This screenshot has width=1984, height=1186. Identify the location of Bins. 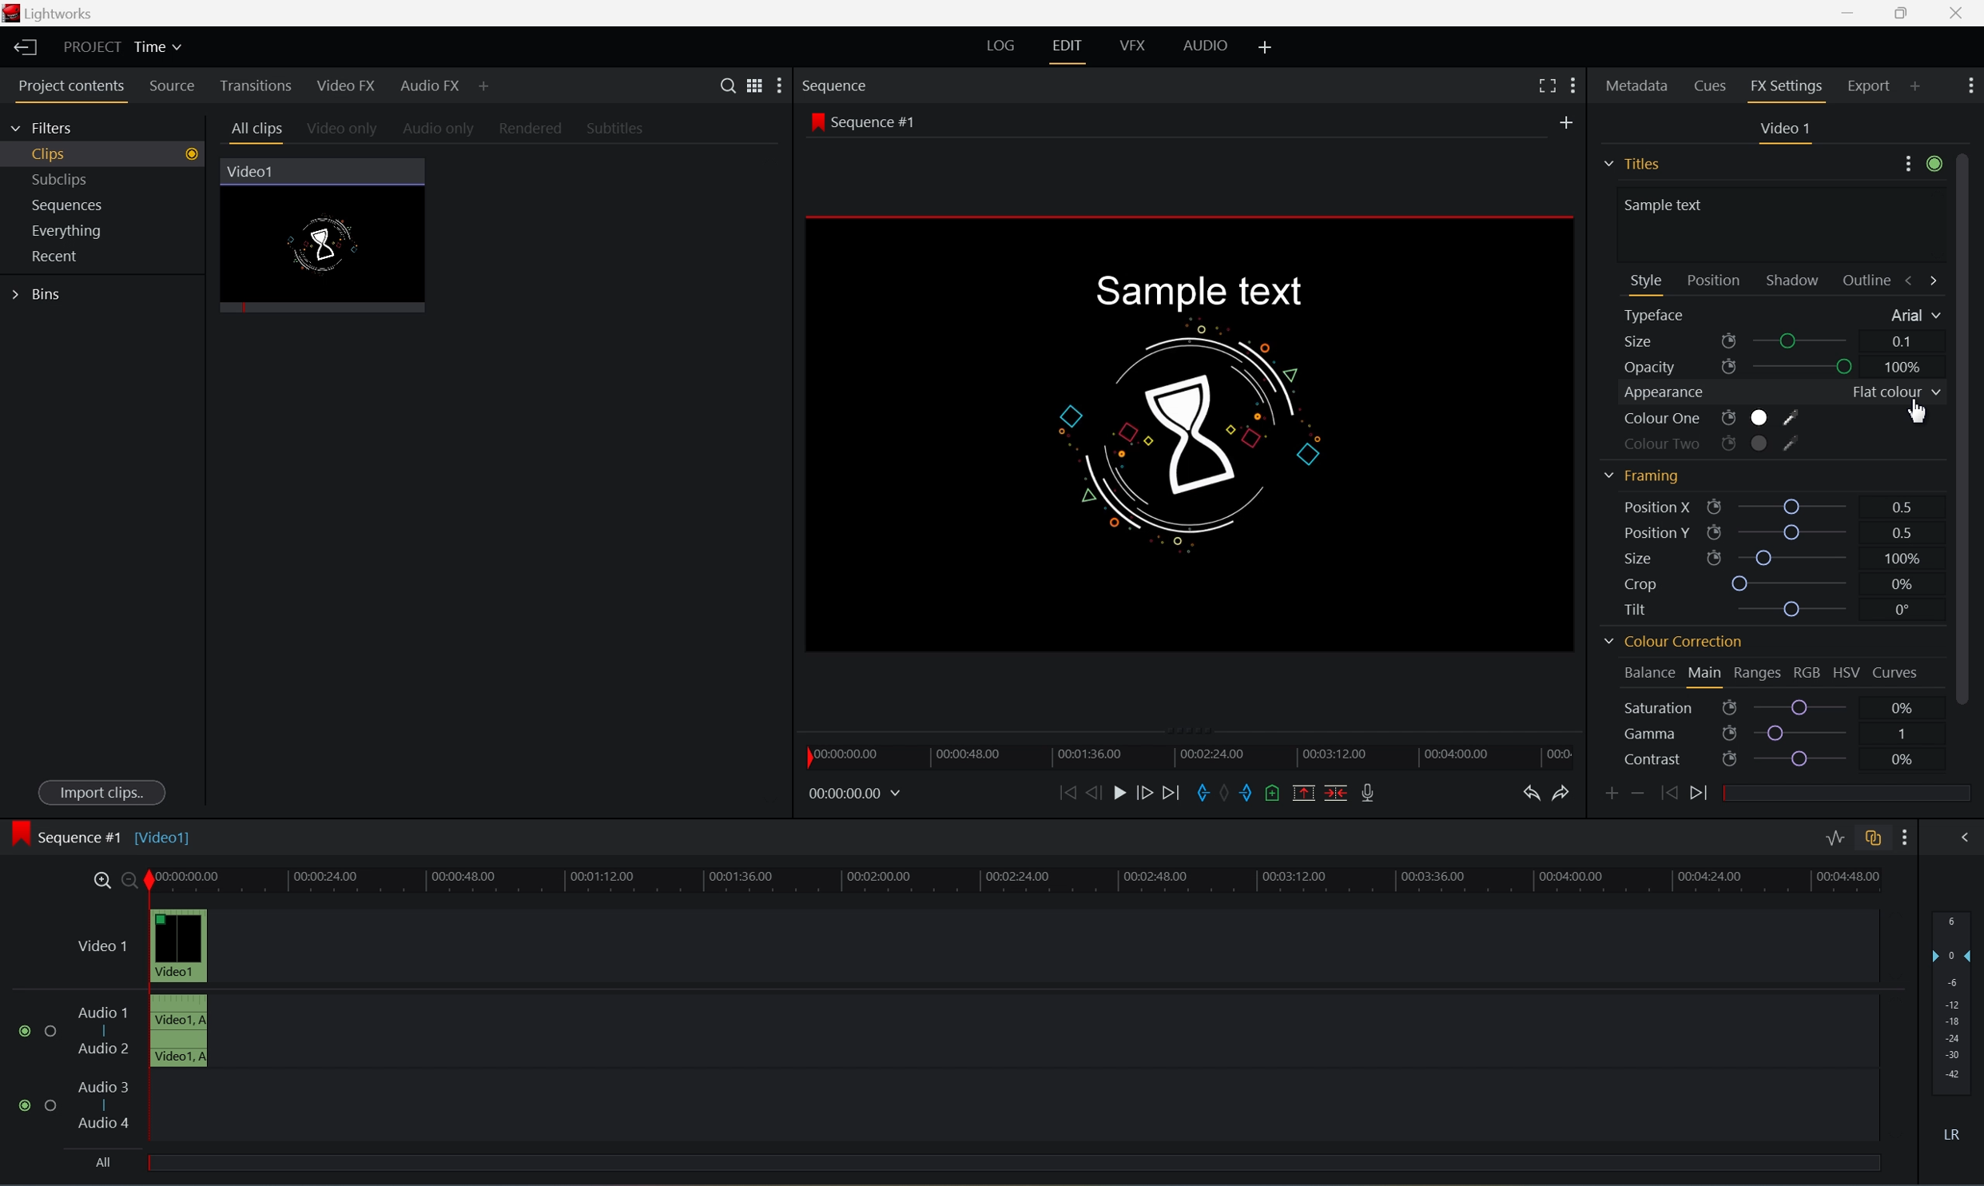
(40, 295).